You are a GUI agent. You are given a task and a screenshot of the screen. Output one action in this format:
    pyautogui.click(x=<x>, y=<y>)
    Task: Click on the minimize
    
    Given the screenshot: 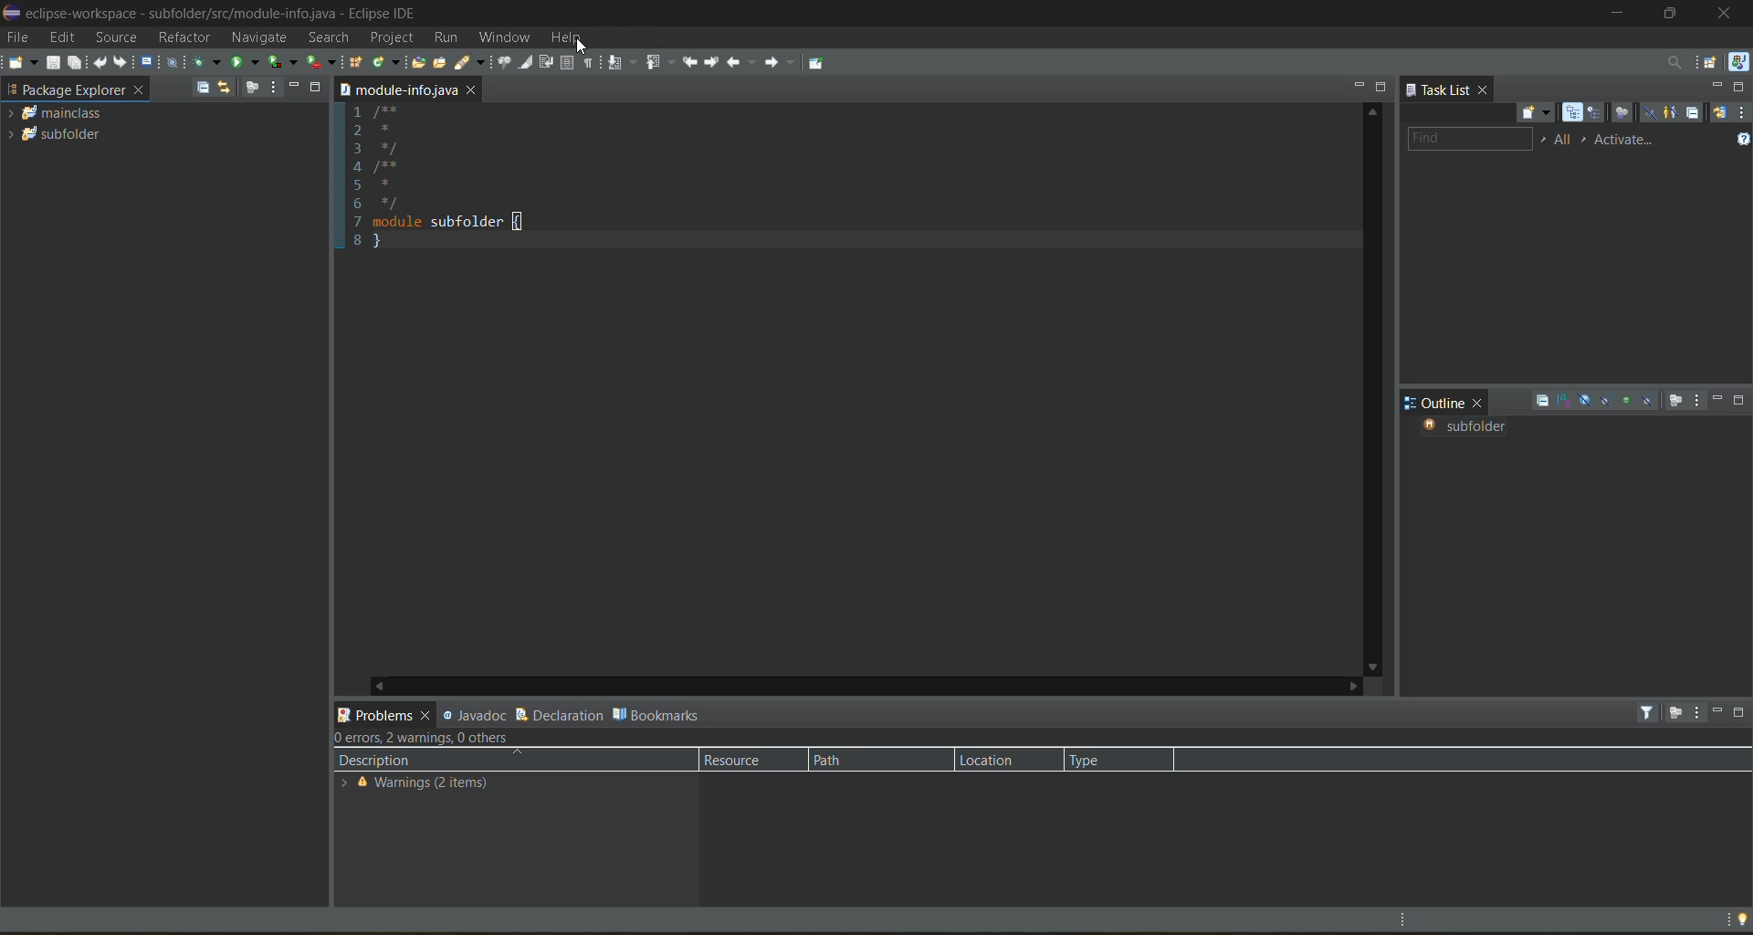 What is the action you would take?
    pyautogui.click(x=1617, y=12)
    